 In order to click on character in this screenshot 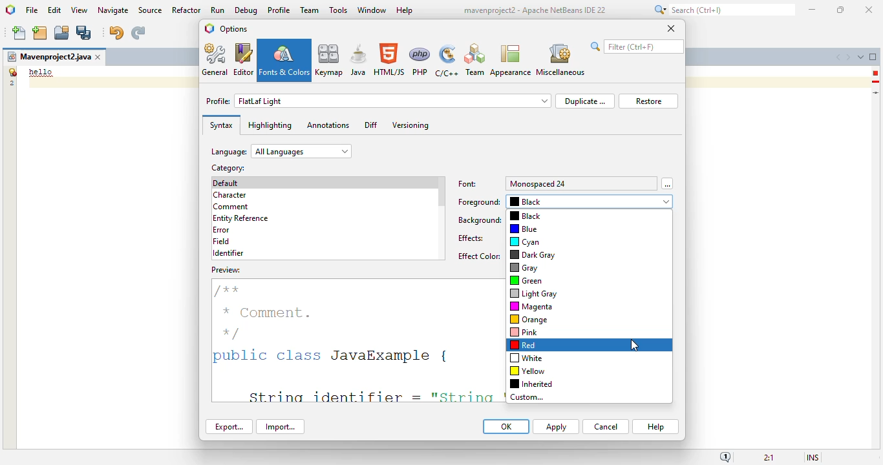, I will do `click(229, 195)`.